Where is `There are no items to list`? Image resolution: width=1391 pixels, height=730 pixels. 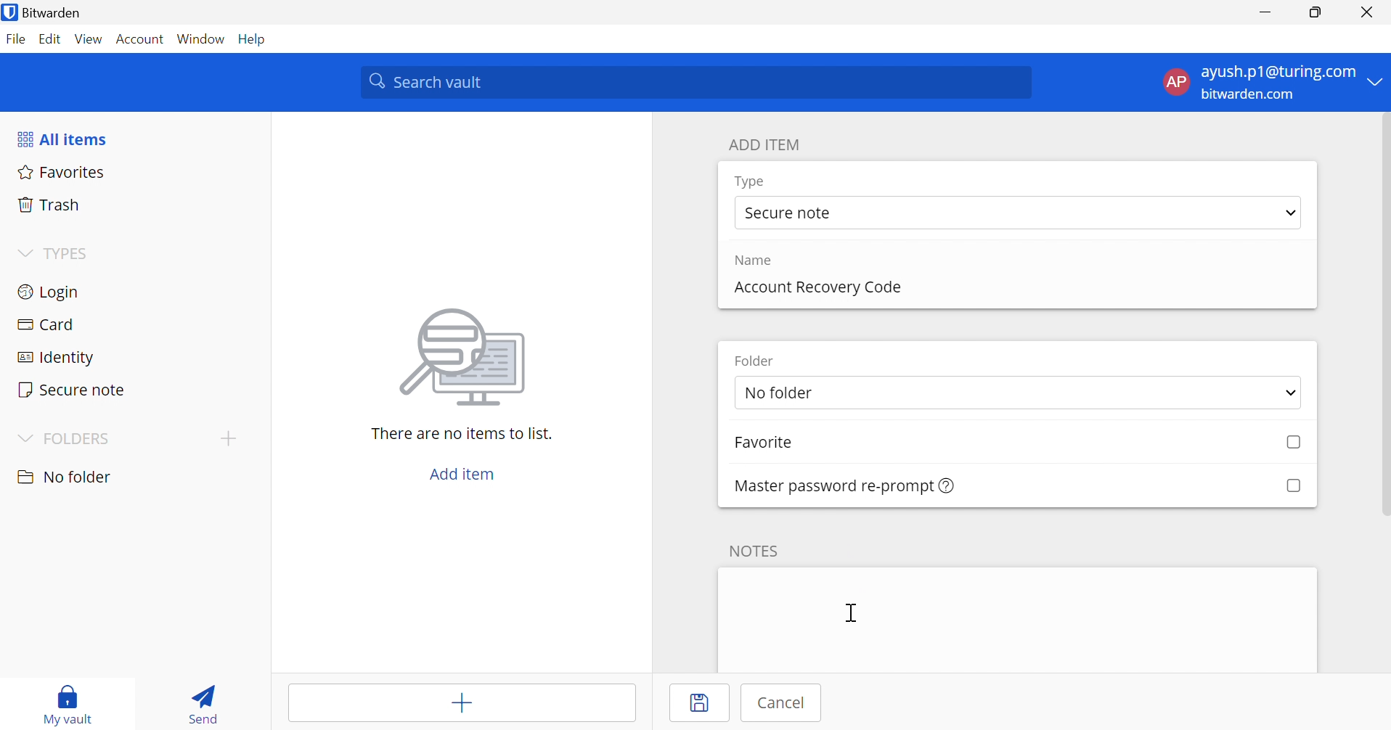
There are no items to list is located at coordinates (461, 434).